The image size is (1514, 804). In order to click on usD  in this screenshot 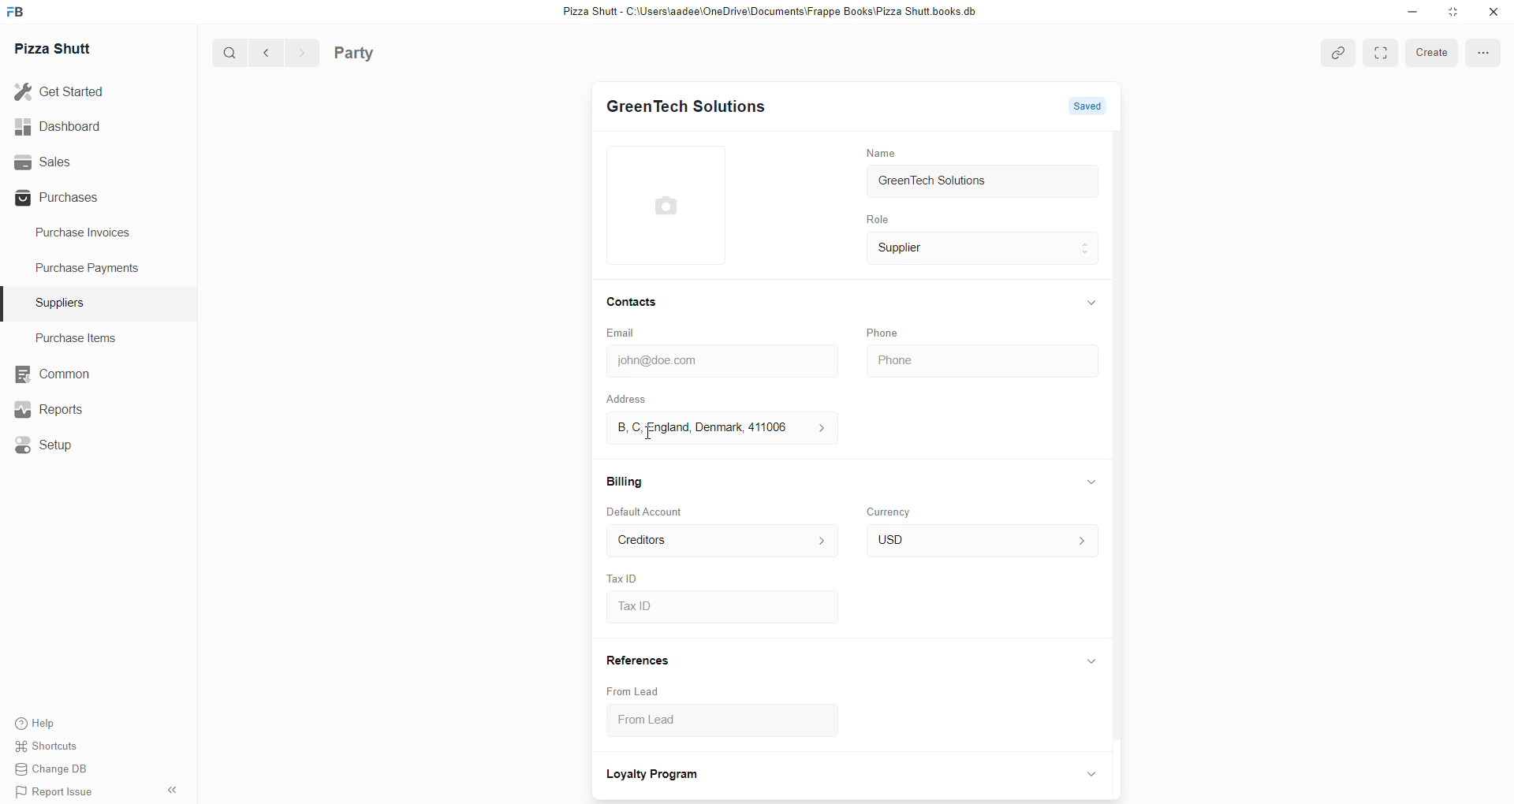, I will do `click(979, 542)`.